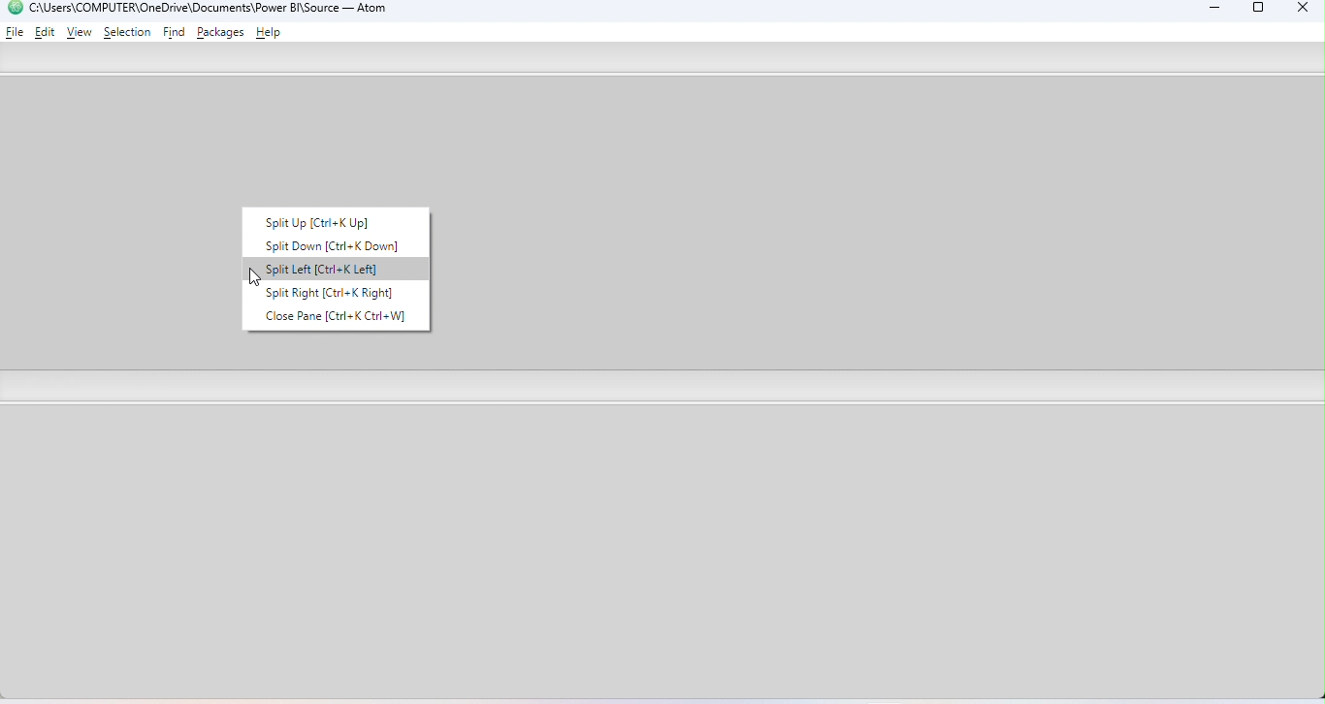  I want to click on Pane 2, so click(664, 556).